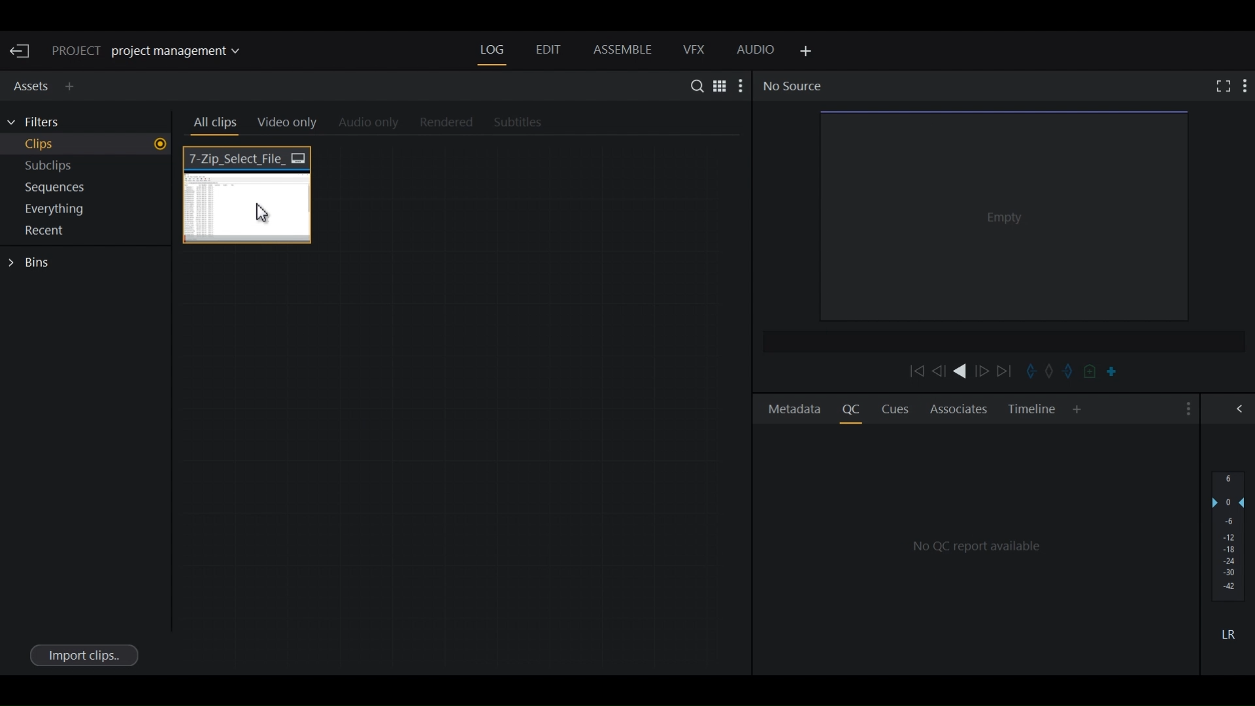  Describe the element at coordinates (694, 86) in the screenshot. I see `Search in assets and Bins` at that location.